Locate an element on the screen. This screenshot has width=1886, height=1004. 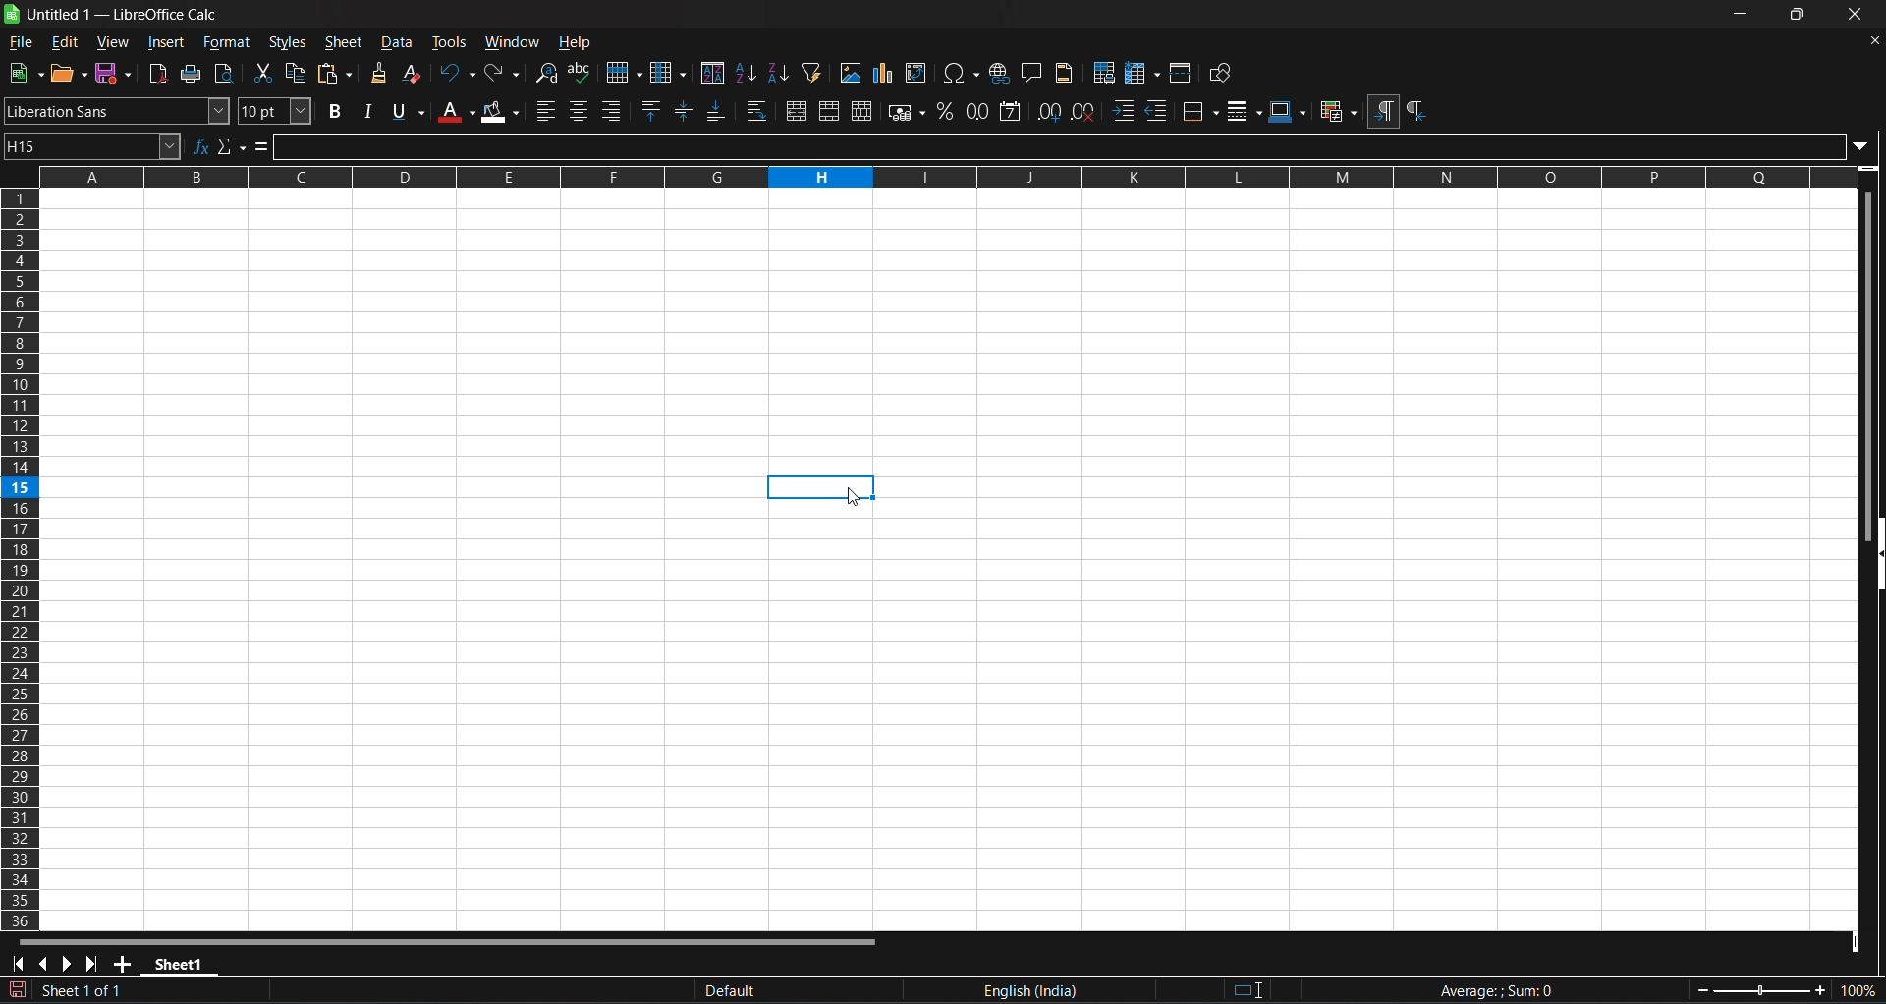
hide is located at coordinates (1874, 555).